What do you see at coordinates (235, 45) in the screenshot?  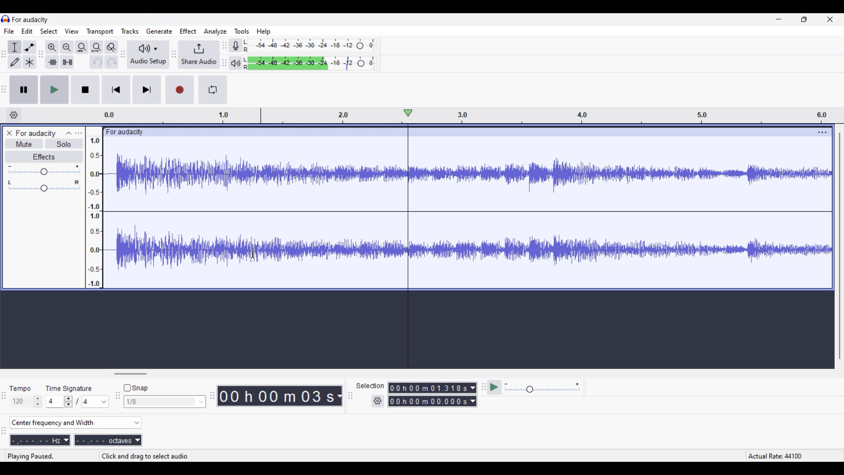 I see `Record meter` at bounding box center [235, 45].